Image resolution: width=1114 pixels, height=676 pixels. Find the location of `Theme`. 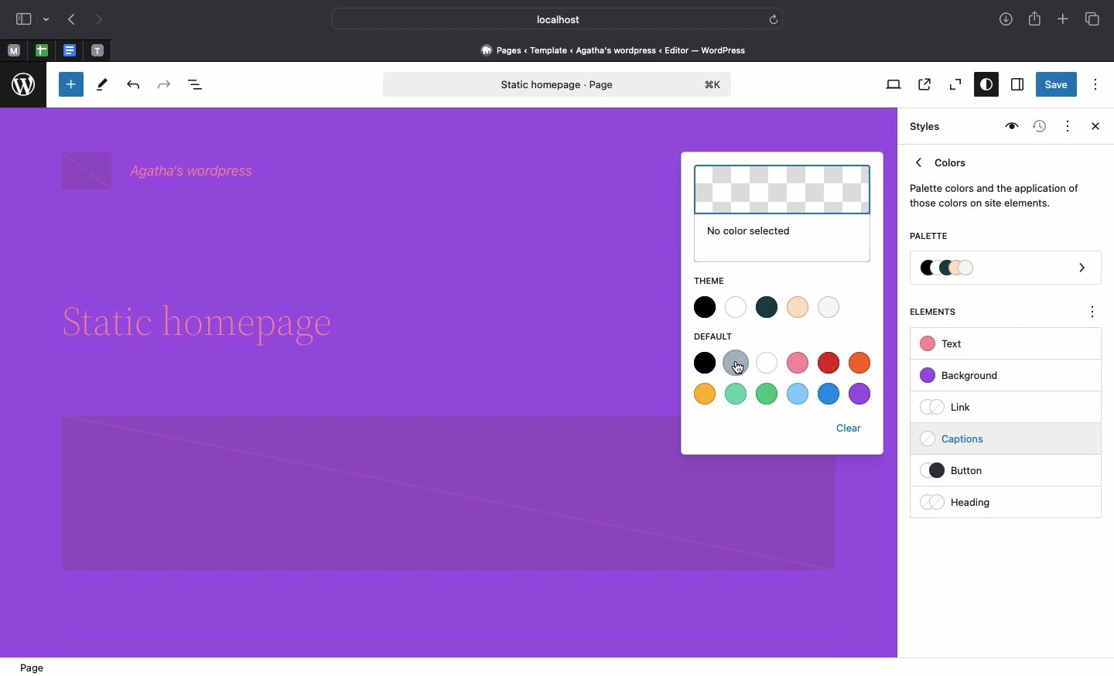

Theme is located at coordinates (707, 281).